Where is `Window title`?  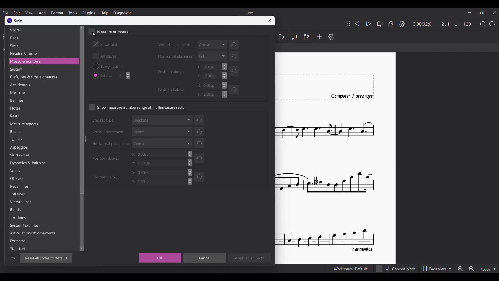
Window title is located at coordinates (18, 21).